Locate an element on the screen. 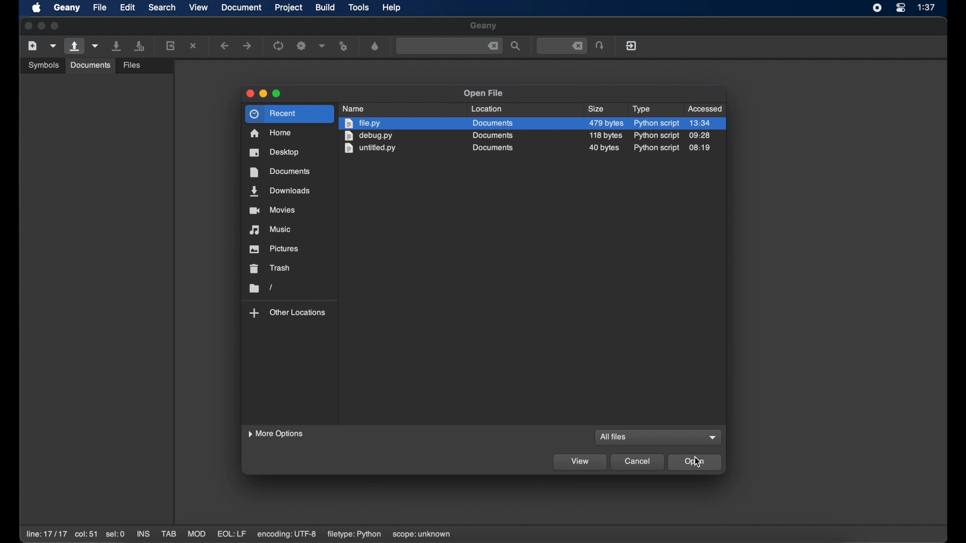  scope: unknown is located at coordinates (422, 535).